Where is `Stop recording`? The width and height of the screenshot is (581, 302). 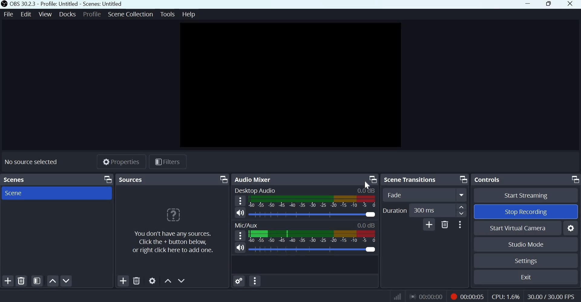
Stop recording is located at coordinates (524, 212).